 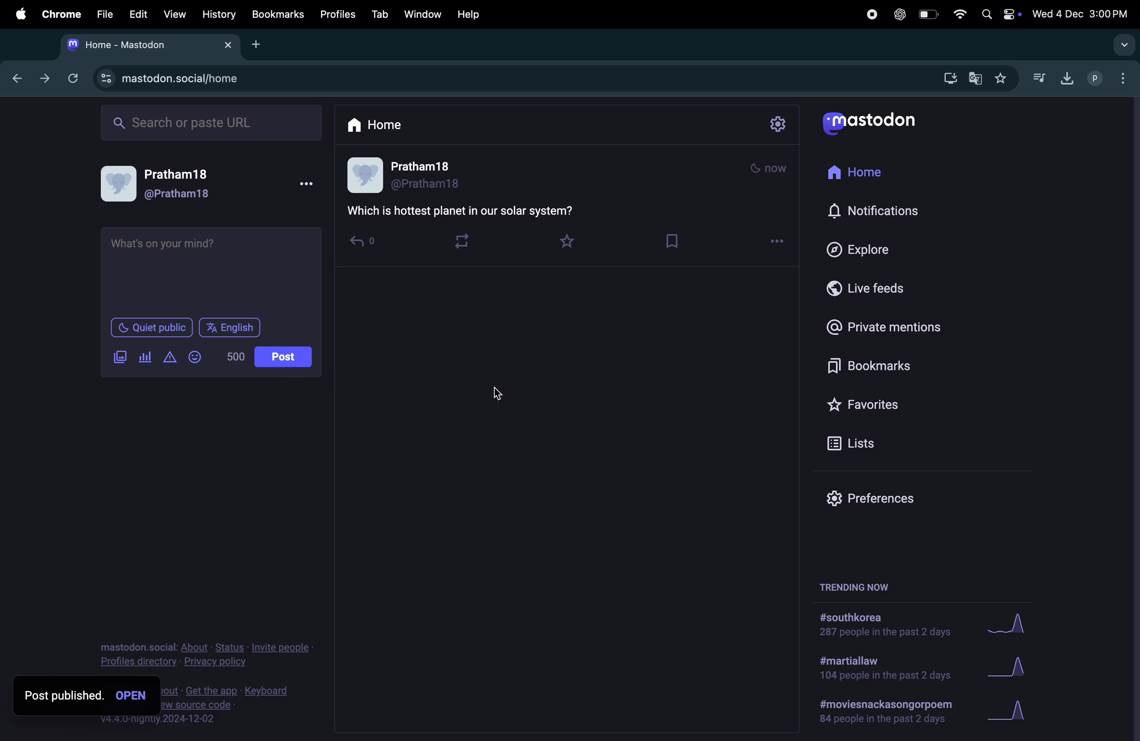 What do you see at coordinates (283, 357) in the screenshot?
I see `post` at bounding box center [283, 357].